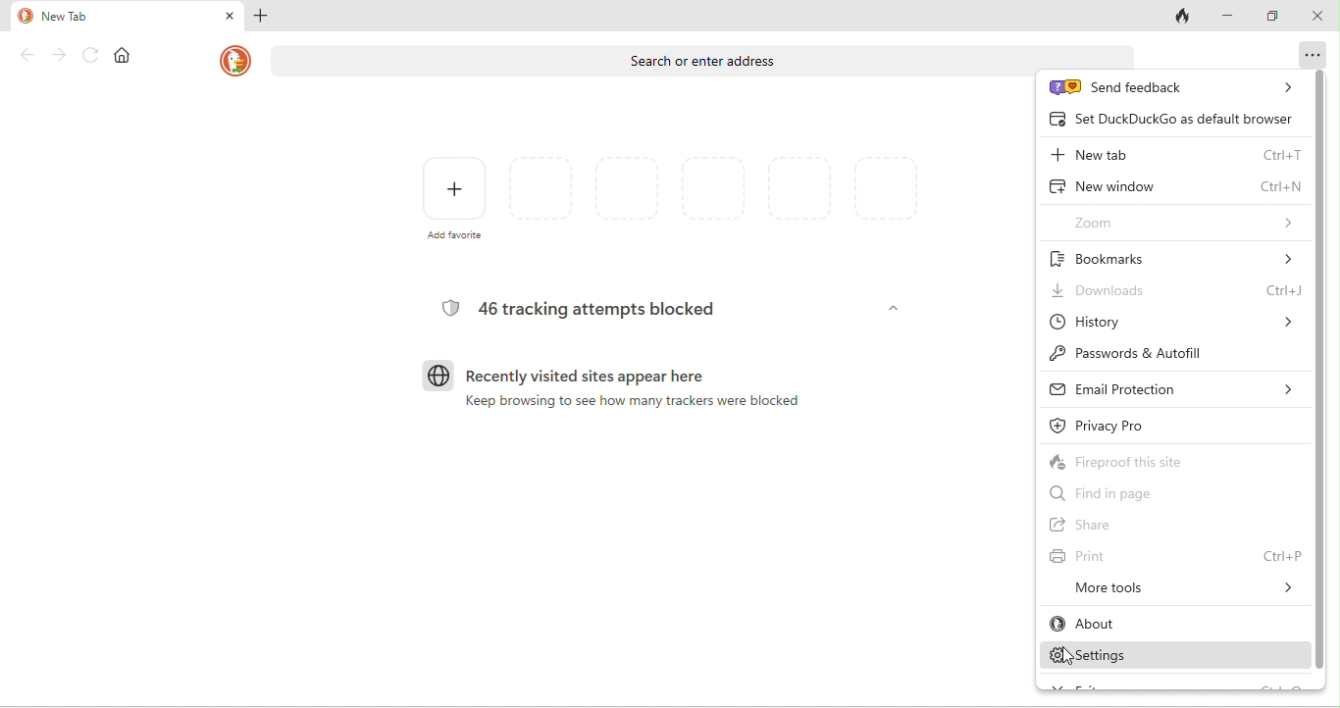 The width and height of the screenshot is (1340, 708). Describe the element at coordinates (1319, 20) in the screenshot. I see `close` at that location.